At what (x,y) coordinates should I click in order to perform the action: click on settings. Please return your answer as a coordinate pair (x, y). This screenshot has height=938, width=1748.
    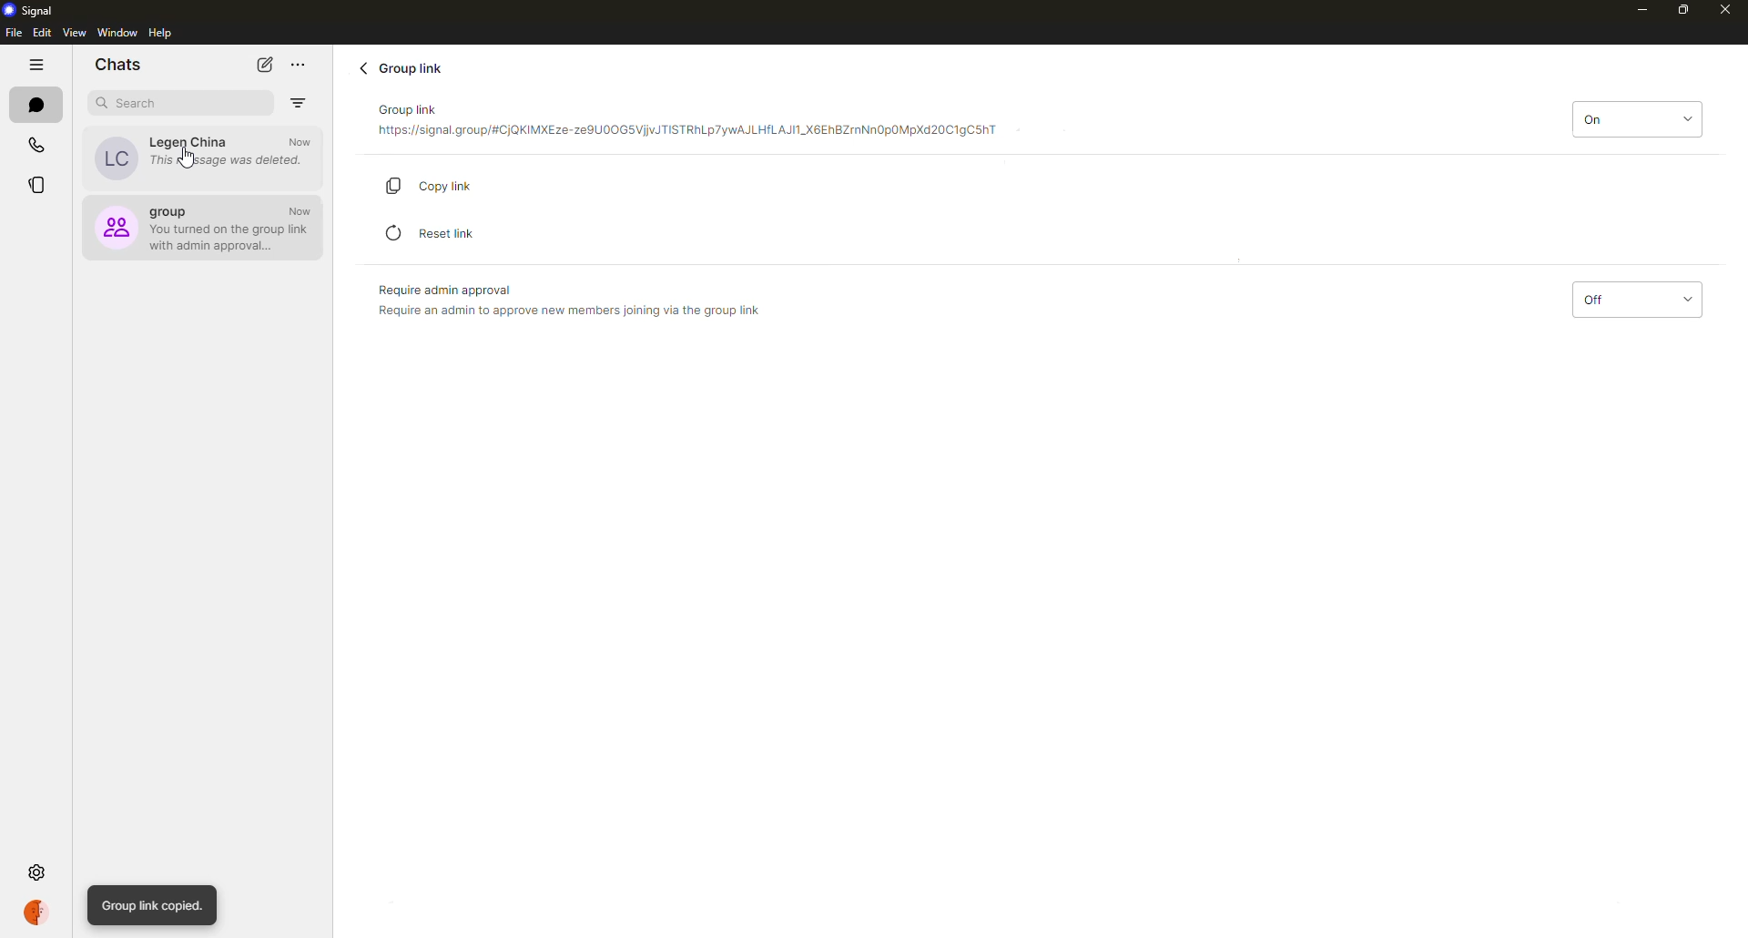
    Looking at the image, I should click on (38, 872).